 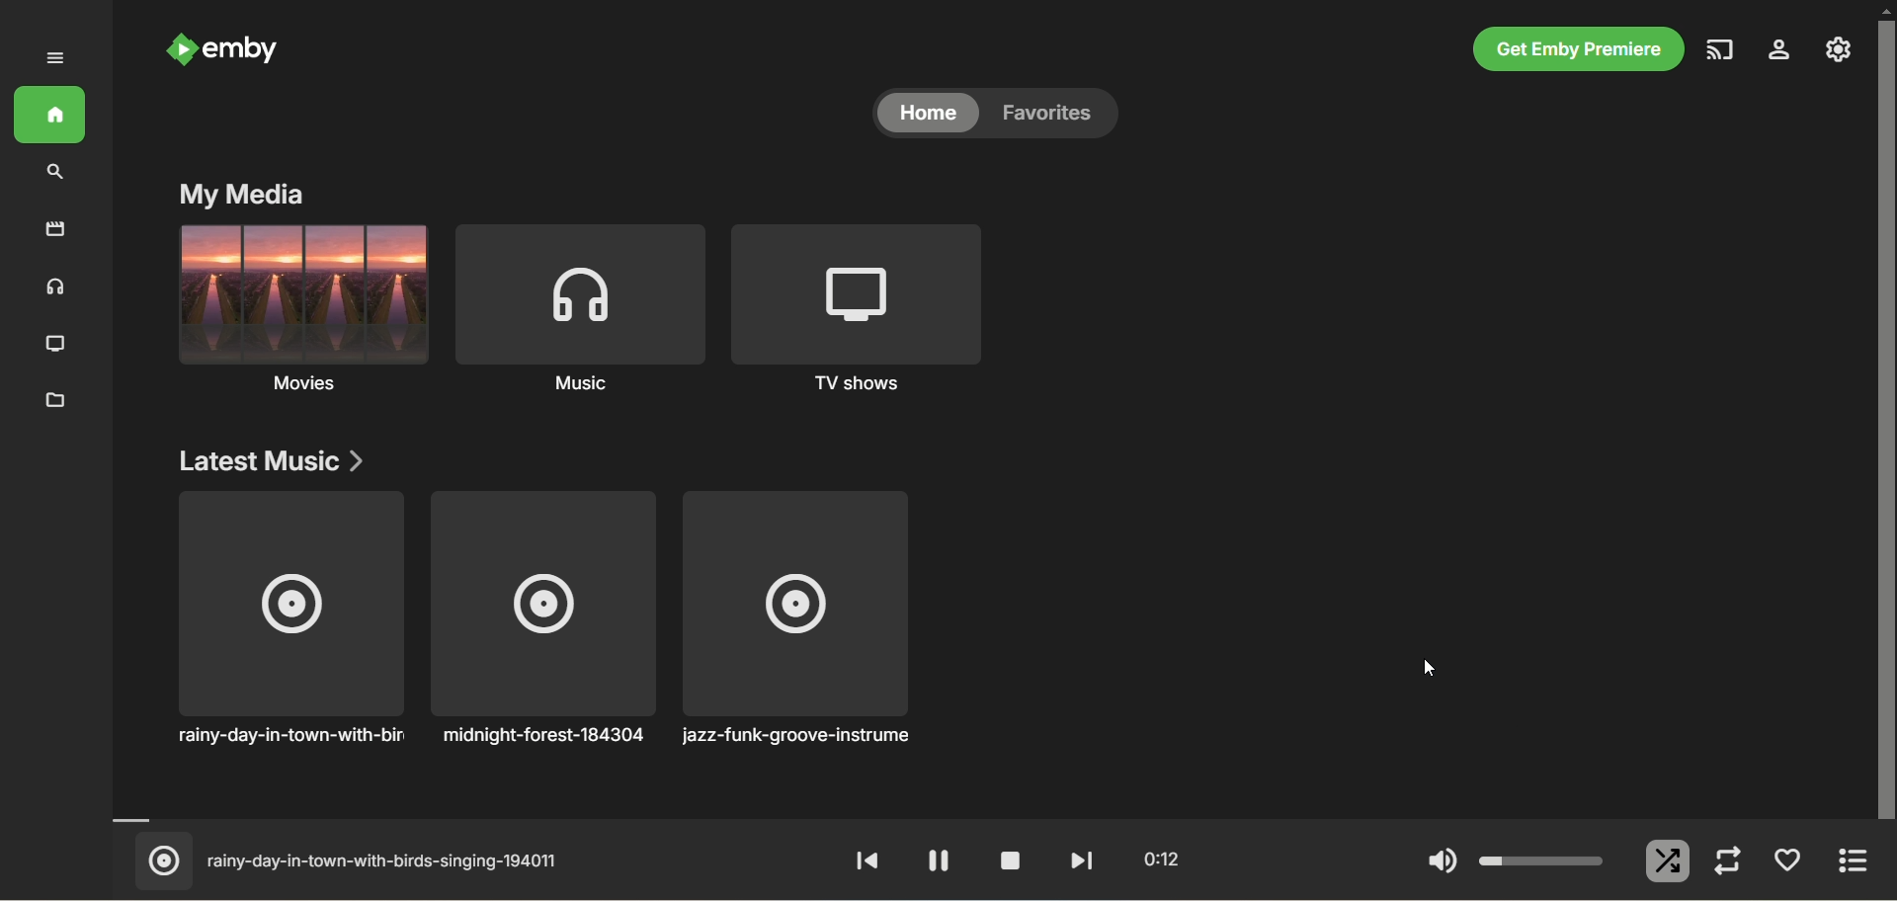 I want to click on repeat mode, so click(x=1726, y=860).